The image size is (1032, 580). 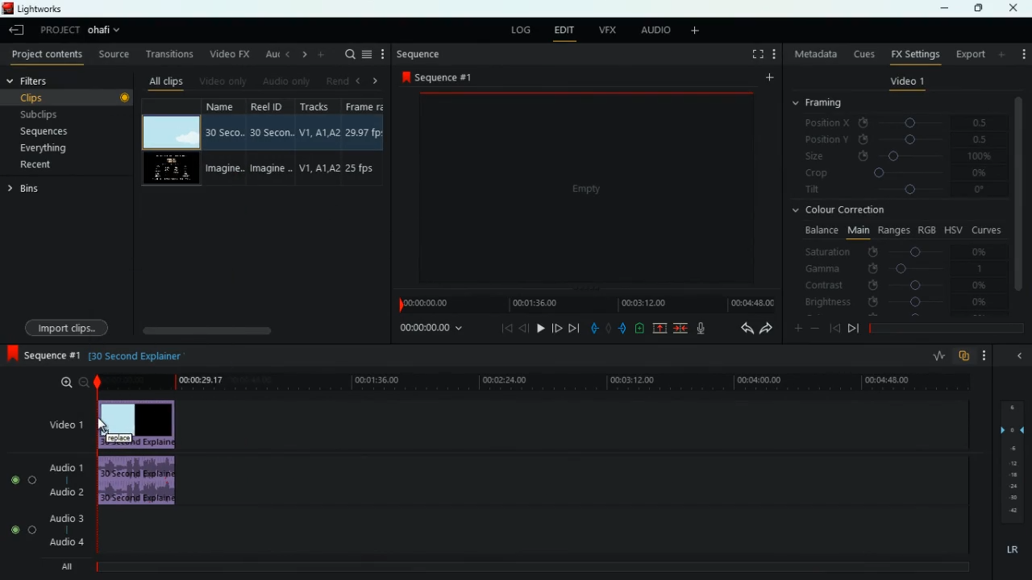 I want to click on crop, so click(x=894, y=173).